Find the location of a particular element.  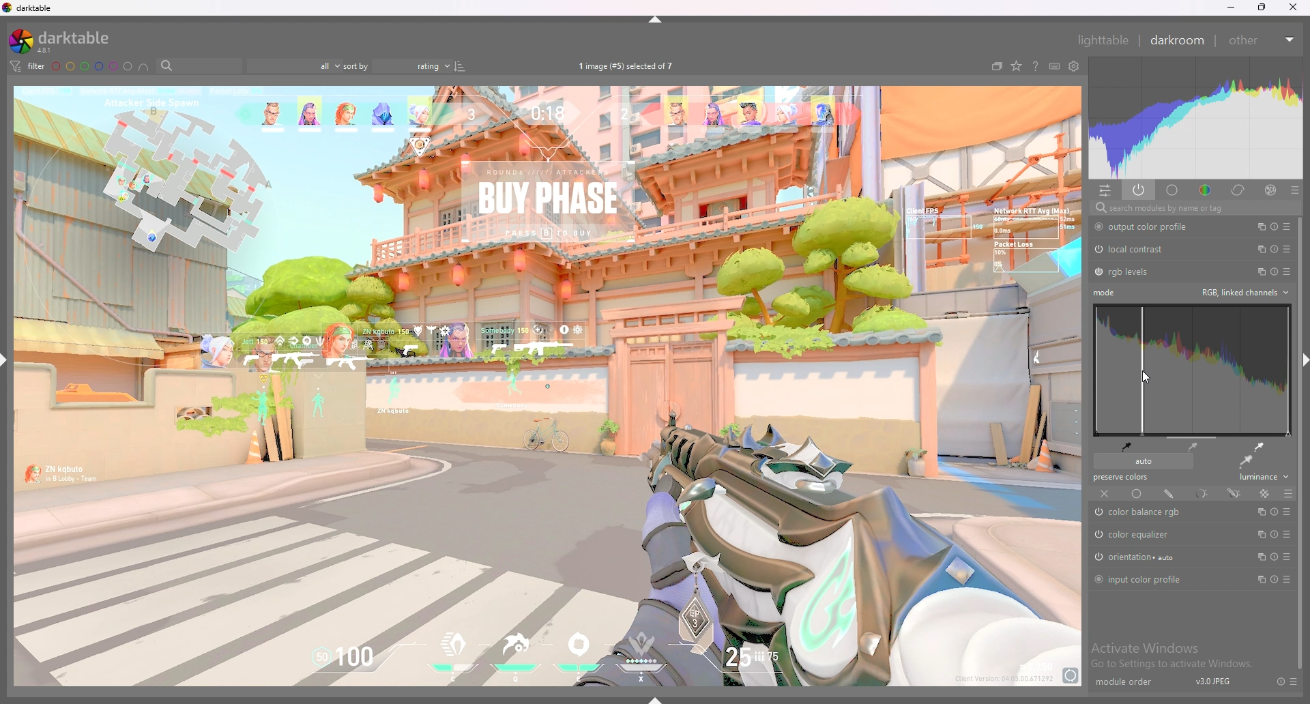

multiple instances action is located at coordinates (1257, 248).